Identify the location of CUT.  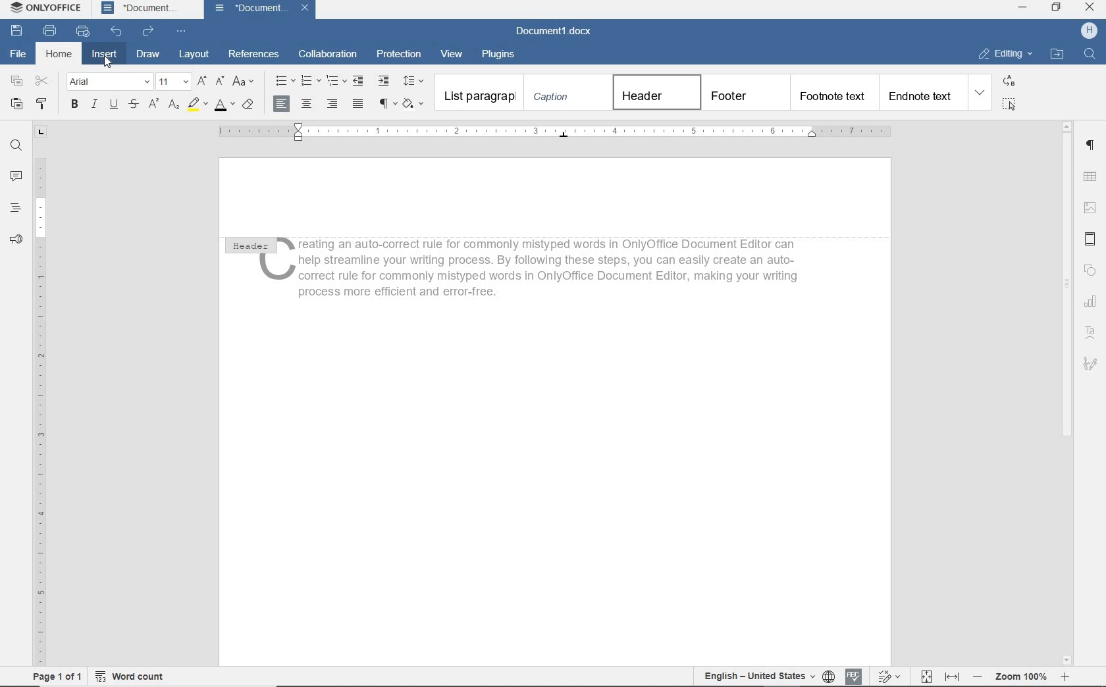
(42, 80).